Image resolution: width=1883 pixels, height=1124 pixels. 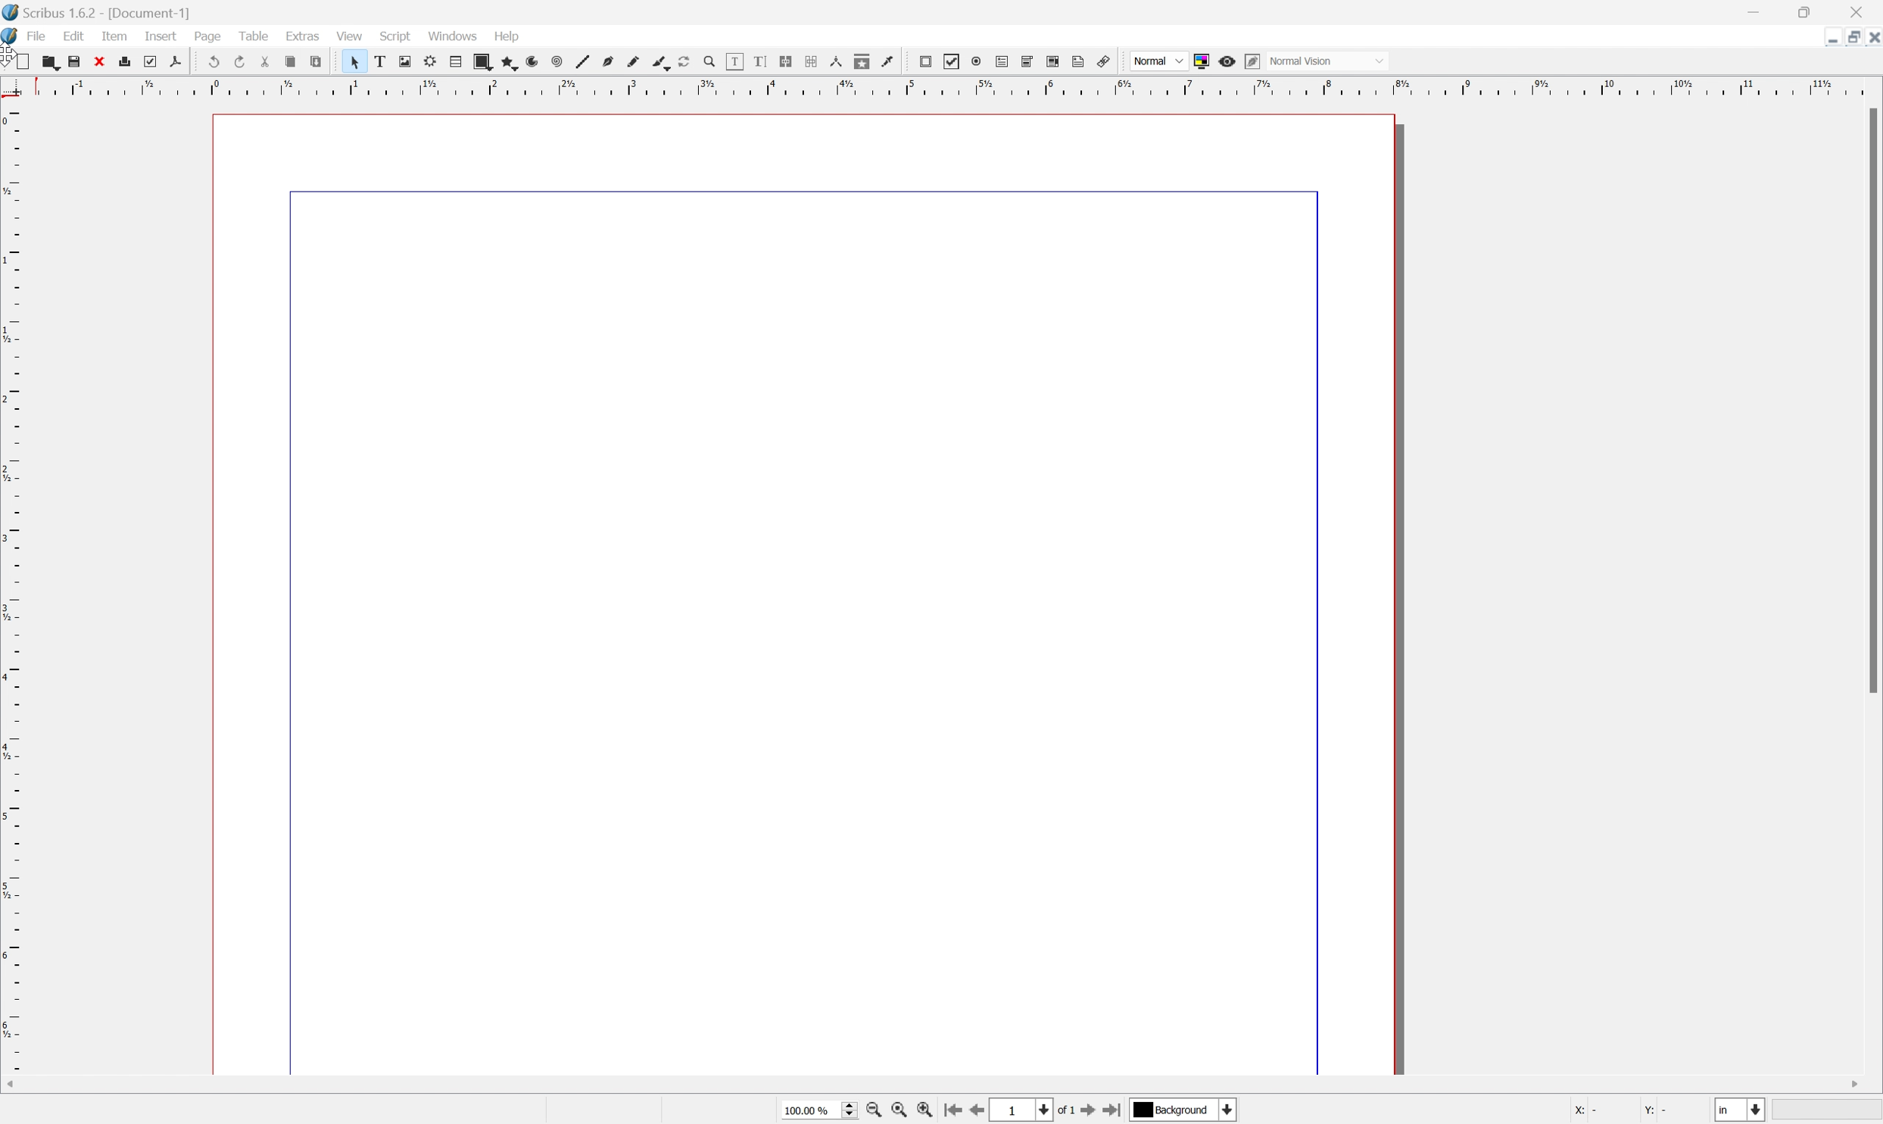 What do you see at coordinates (456, 61) in the screenshot?
I see `table` at bounding box center [456, 61].